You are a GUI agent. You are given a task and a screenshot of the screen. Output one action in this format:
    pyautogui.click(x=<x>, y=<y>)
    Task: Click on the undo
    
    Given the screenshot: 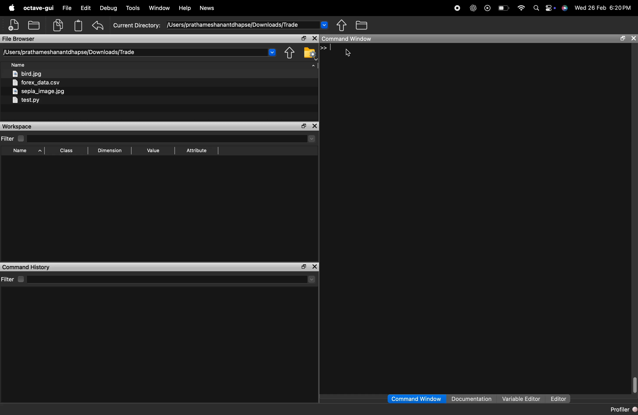 What is the action you would take?
    pyautogui.click(x=99, y=25)
    